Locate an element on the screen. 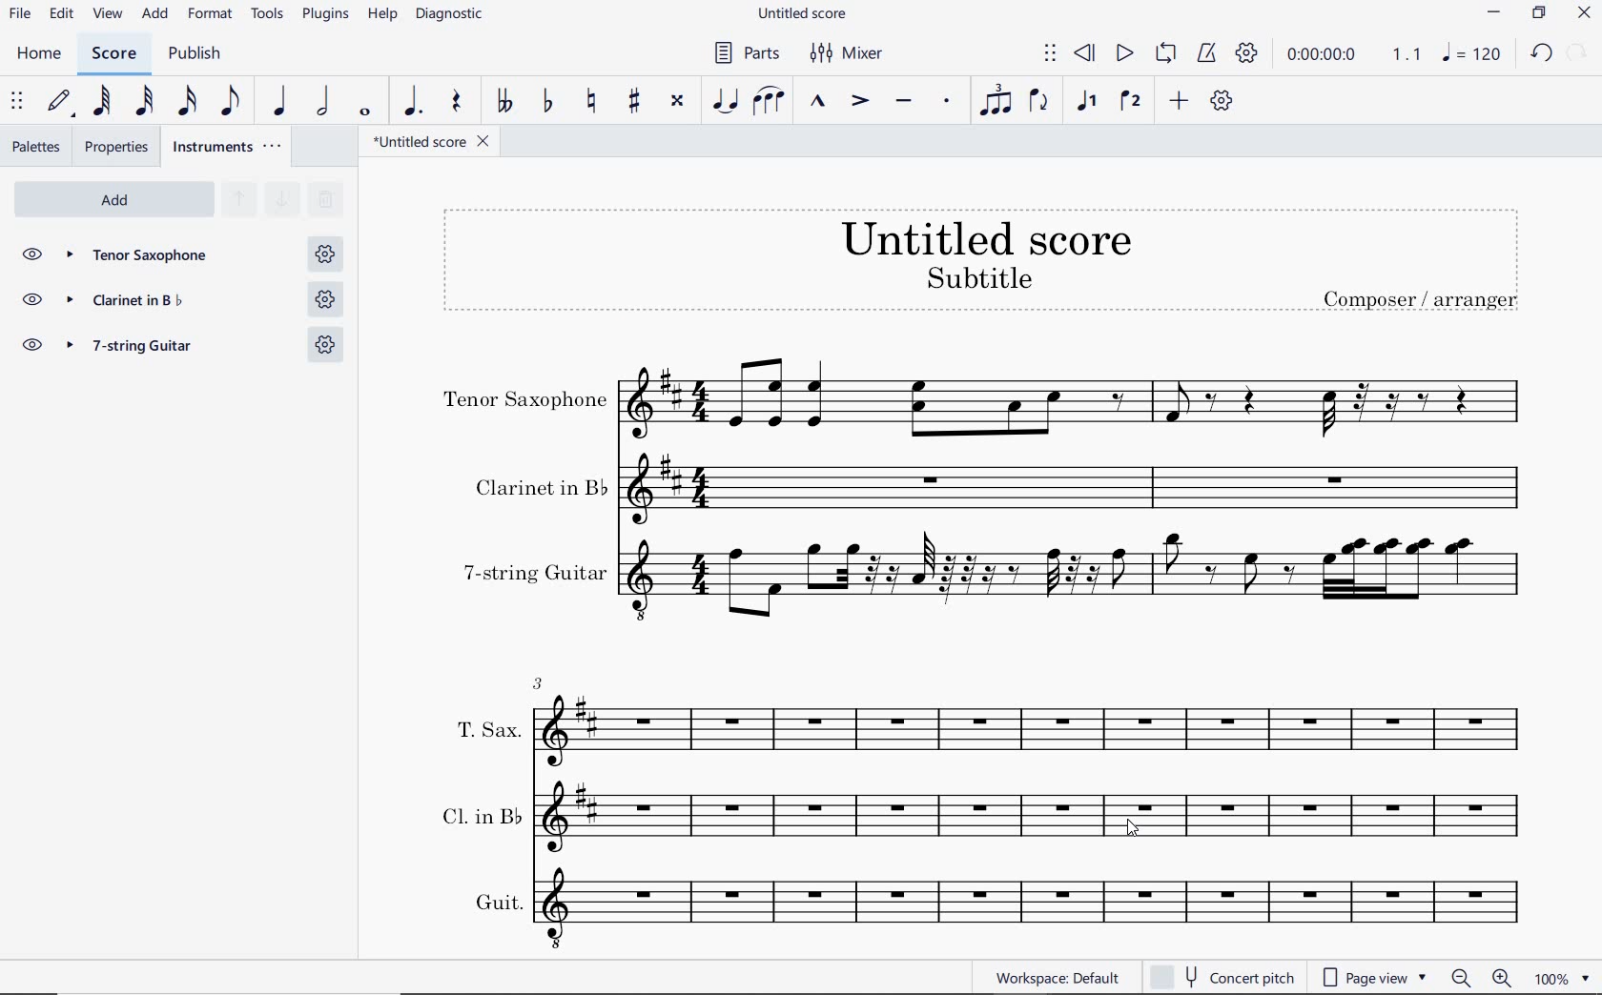 Image resolution: width=1602 pixels, height=995 pixels. TOGGLE NATURAL is located at coordinates (593, 102).